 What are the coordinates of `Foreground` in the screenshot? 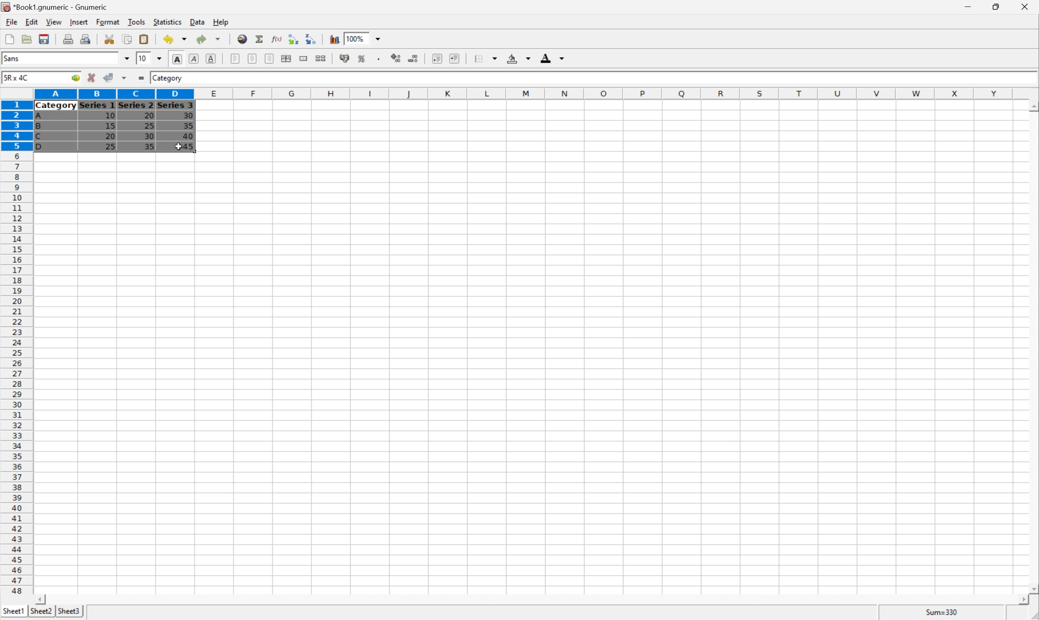 It's located at (551, 57).